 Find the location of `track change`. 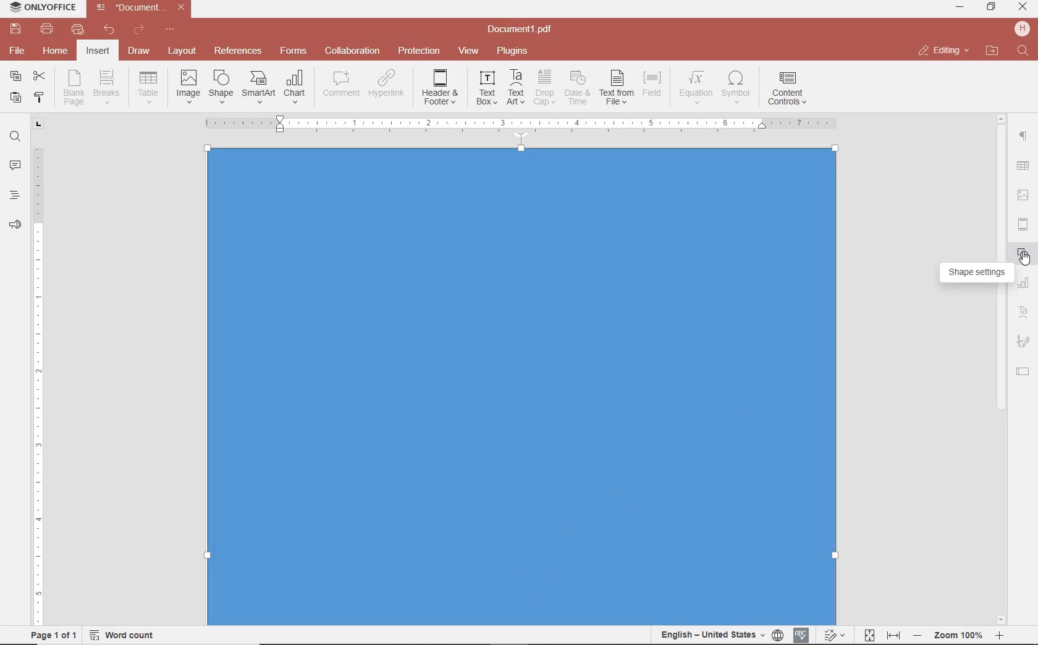

track change is located at coordinates (833, 636).